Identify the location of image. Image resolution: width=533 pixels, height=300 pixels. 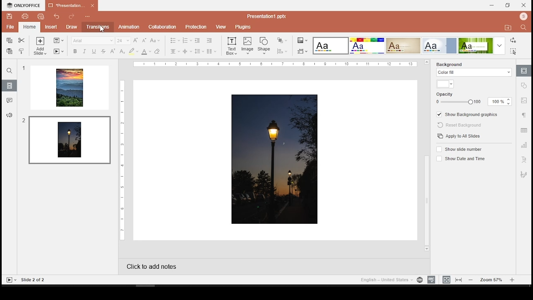
(247, 46).